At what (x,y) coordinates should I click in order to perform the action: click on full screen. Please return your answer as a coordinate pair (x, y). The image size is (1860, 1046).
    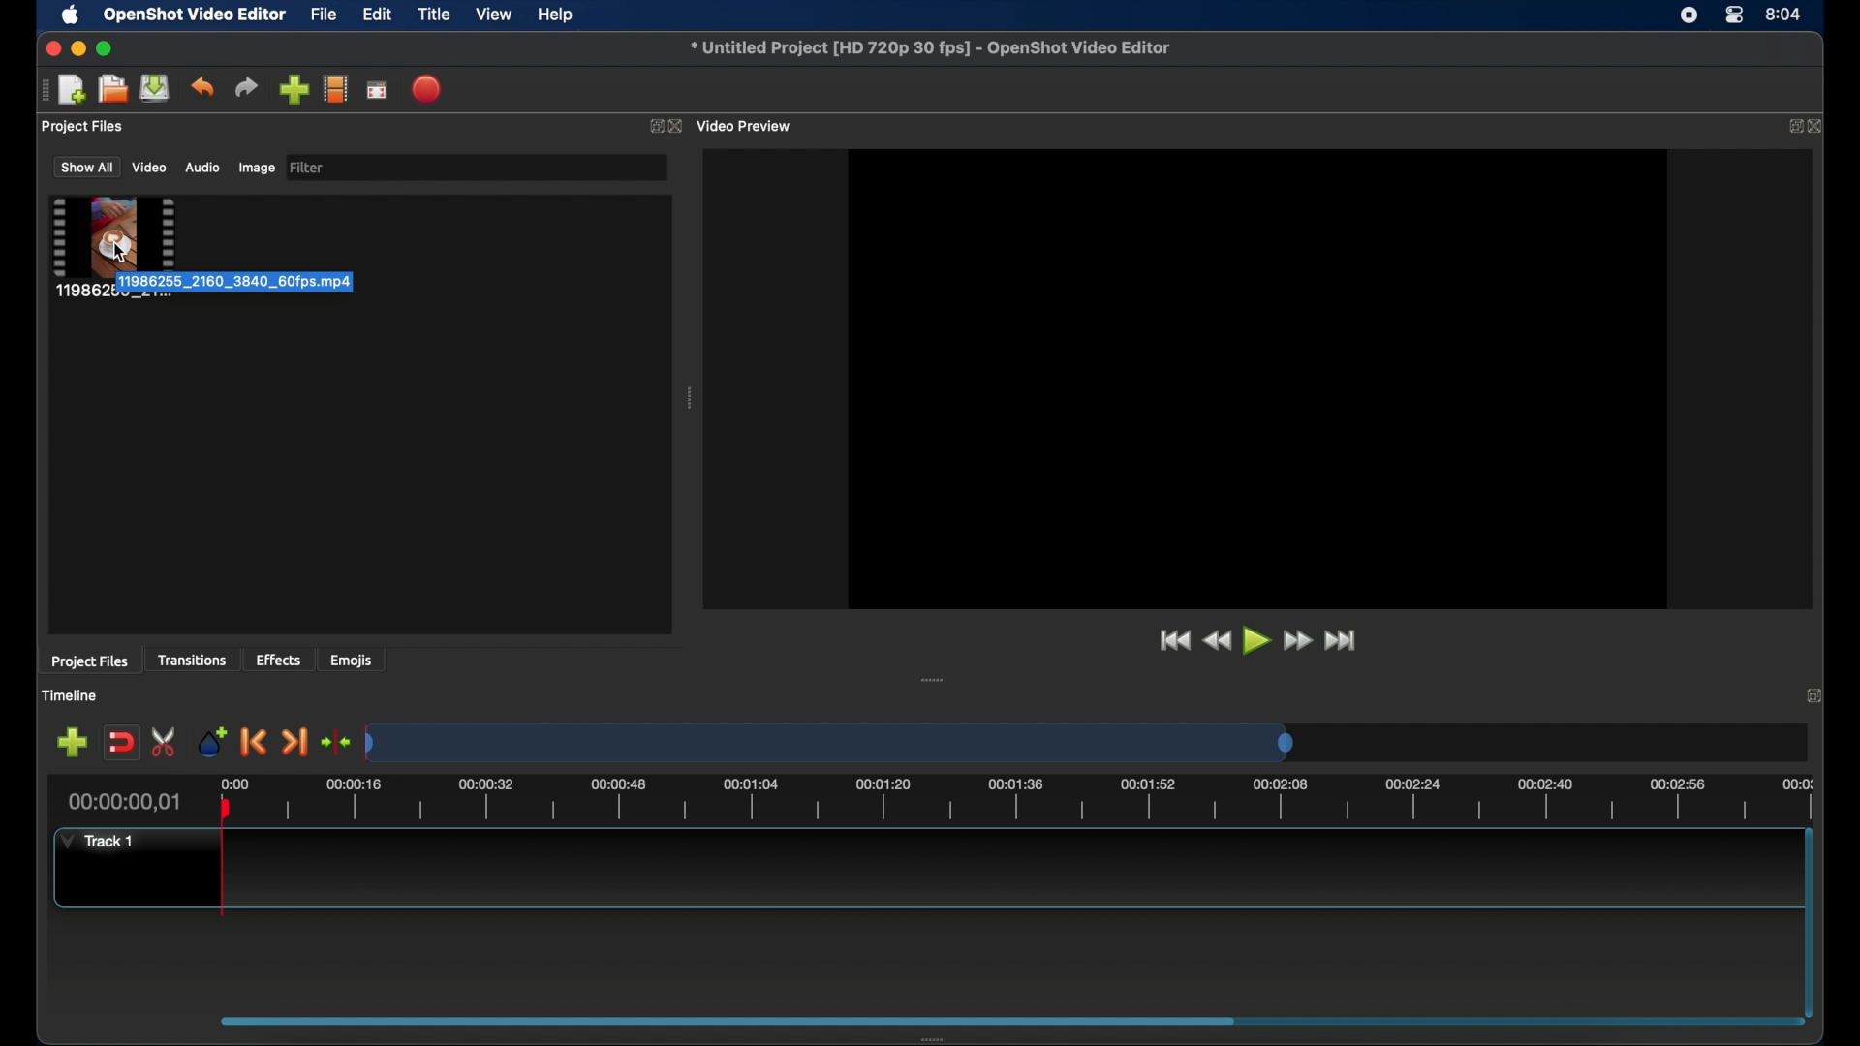
    Looking at the image, I should click on (377, 88).